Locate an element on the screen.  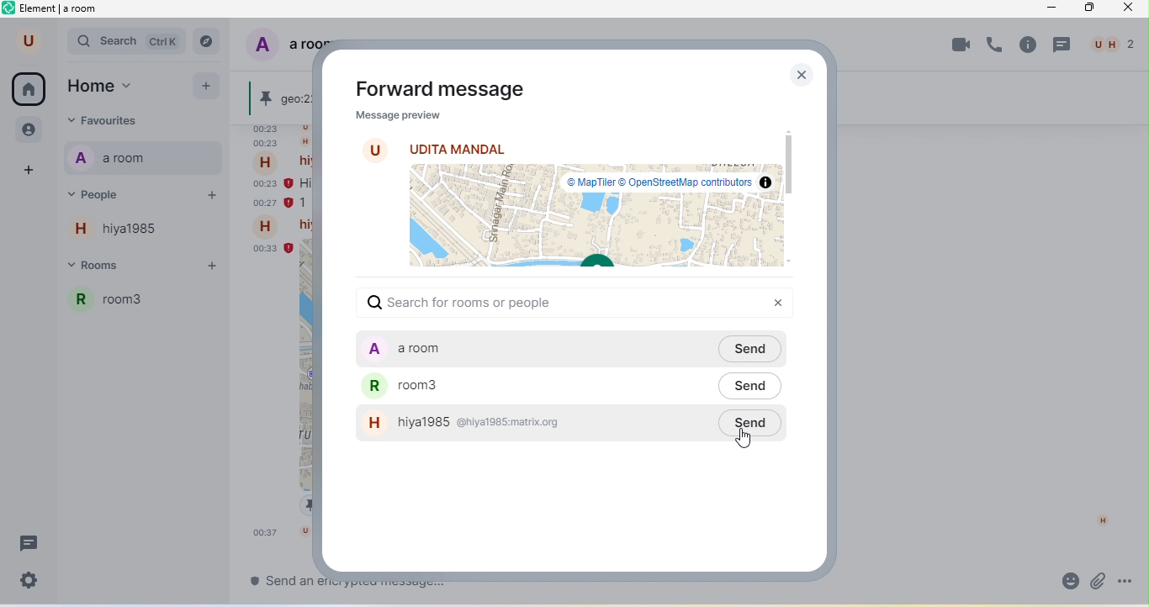
u is located at coordinates (24, 42).